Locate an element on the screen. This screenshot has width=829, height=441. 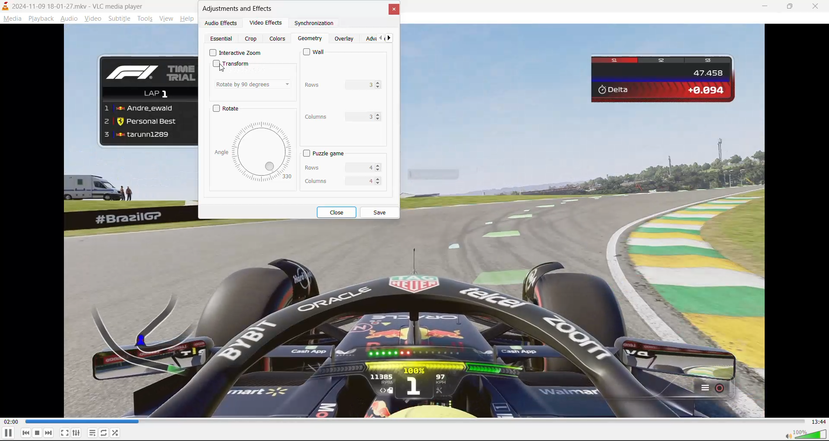
Increase is located at coordinates (379, 114).